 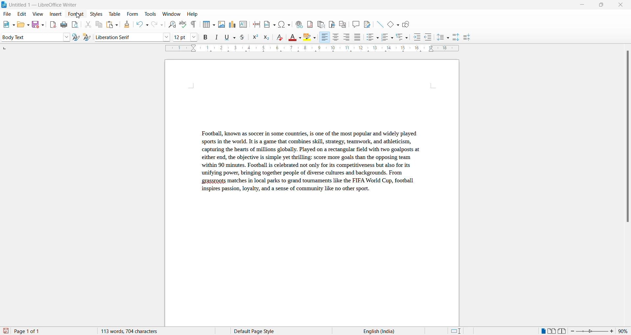 What do you see at coordinates (64, 25) in the screenshot?
I see `print` at bounding box center [64, 25].